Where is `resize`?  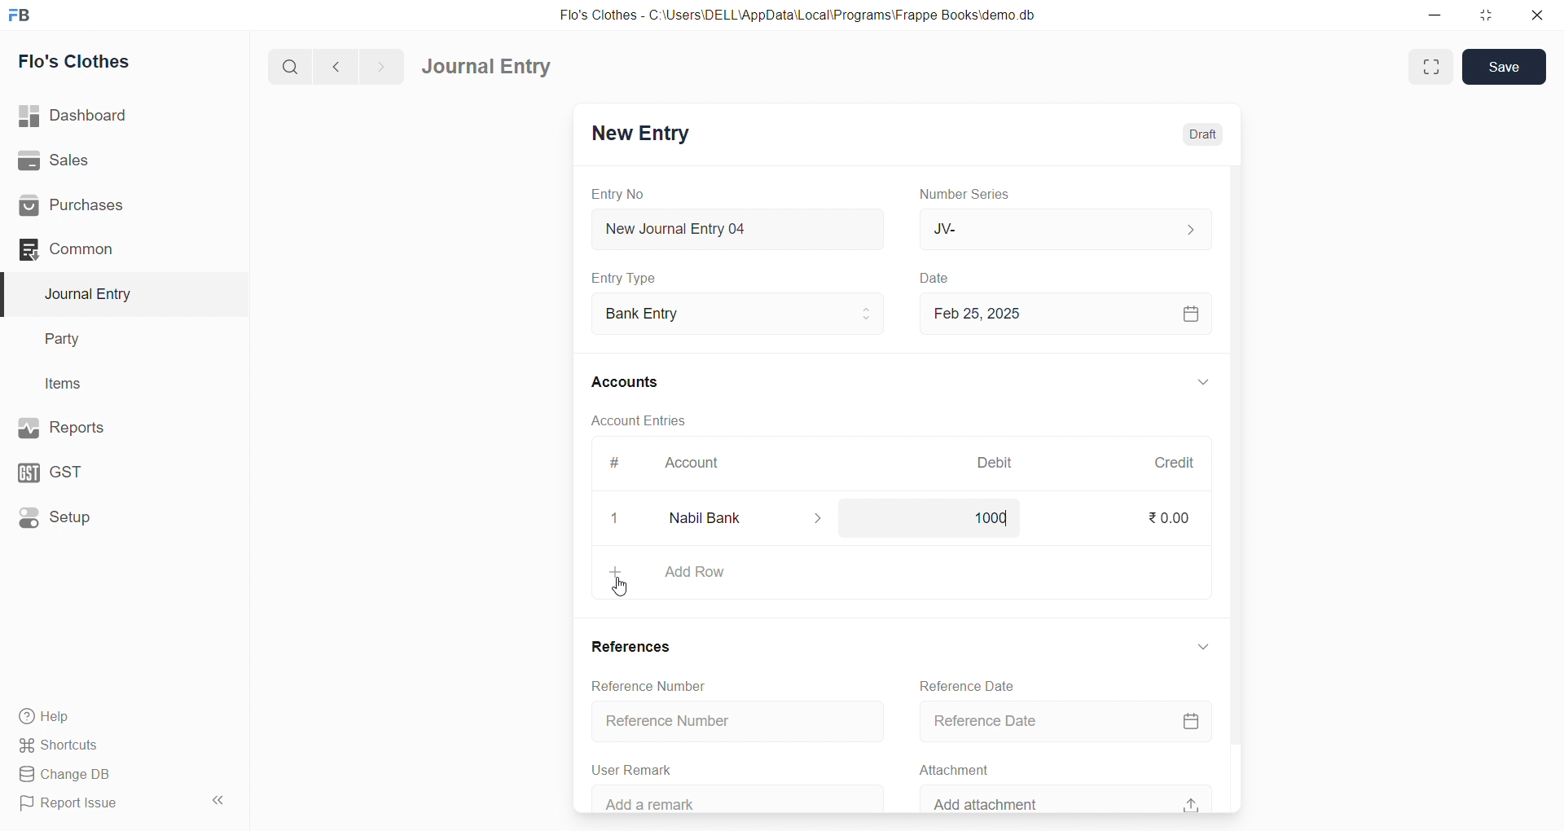 resize is located at coordinates (1482, 15).